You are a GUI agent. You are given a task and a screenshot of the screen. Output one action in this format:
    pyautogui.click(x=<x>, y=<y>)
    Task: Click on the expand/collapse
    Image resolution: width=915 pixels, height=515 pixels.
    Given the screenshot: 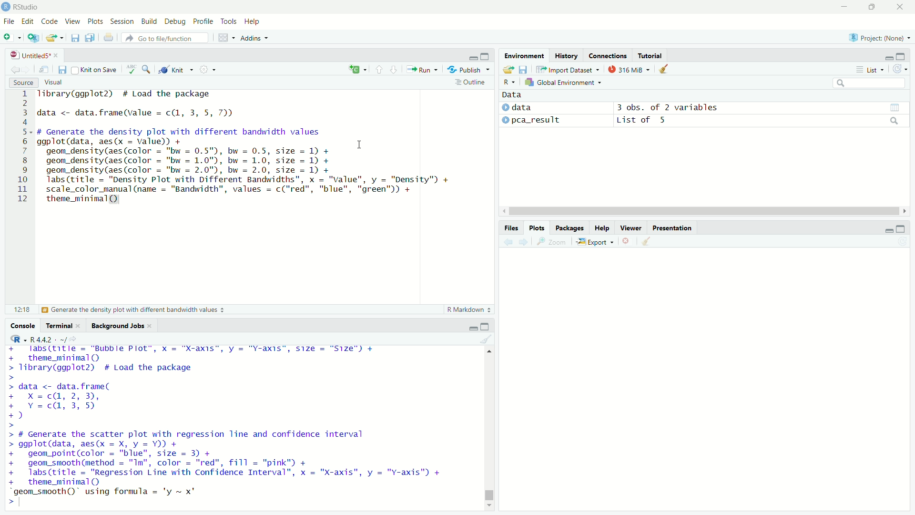 What is the action you would take?
    pyautogui.click(x=505, y=107)
    